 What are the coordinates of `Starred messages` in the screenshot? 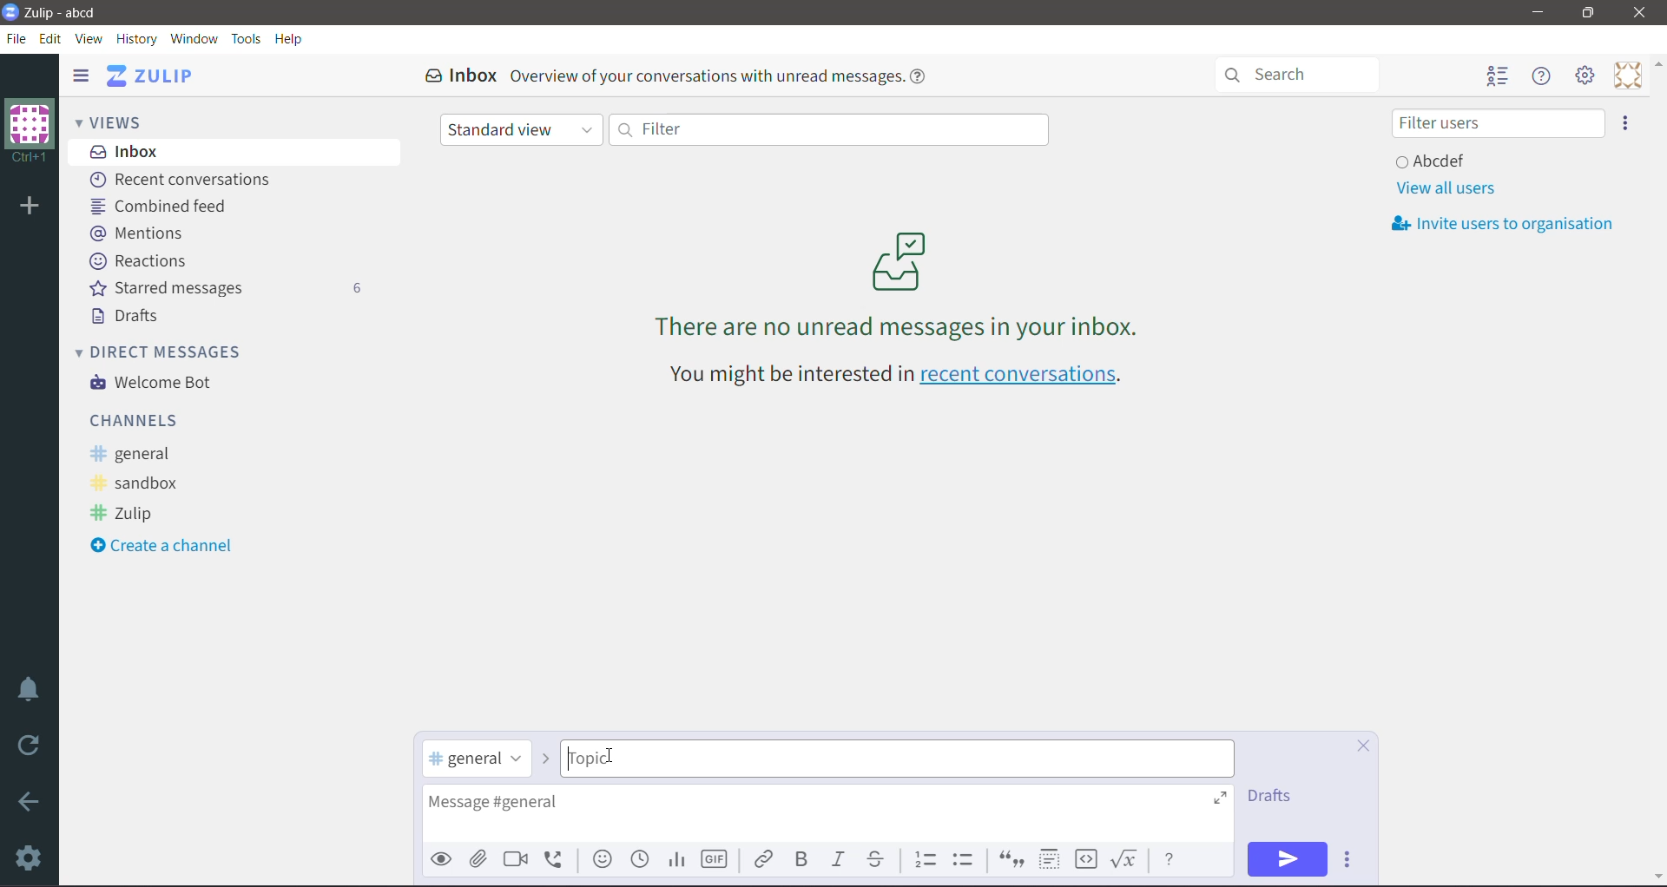 It's located at (225, 287).